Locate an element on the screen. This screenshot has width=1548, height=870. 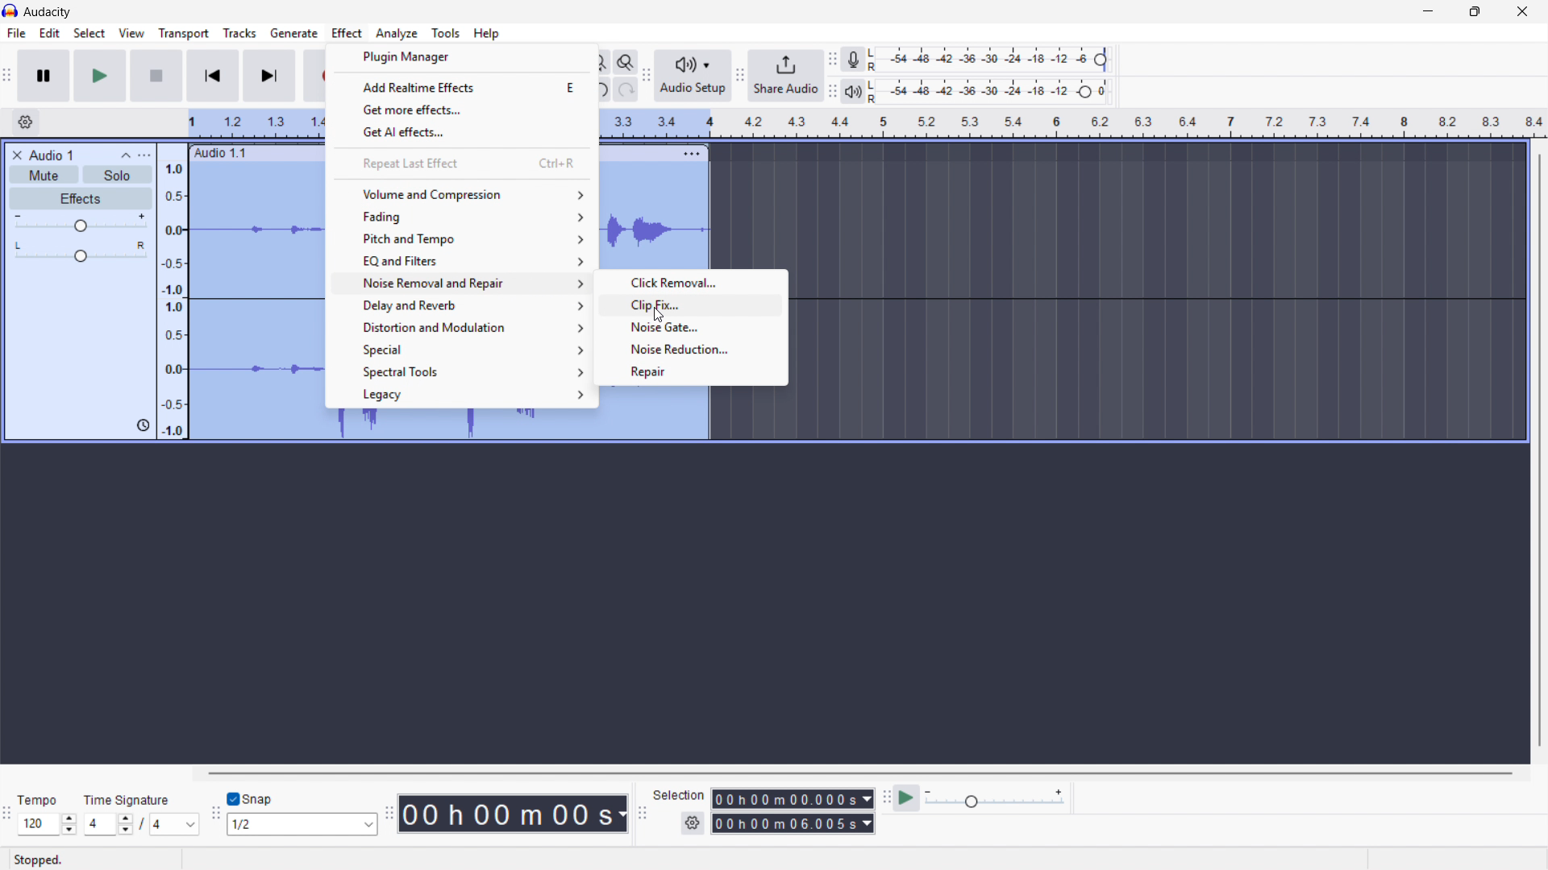
Effect is located at coordinates (347, 34).